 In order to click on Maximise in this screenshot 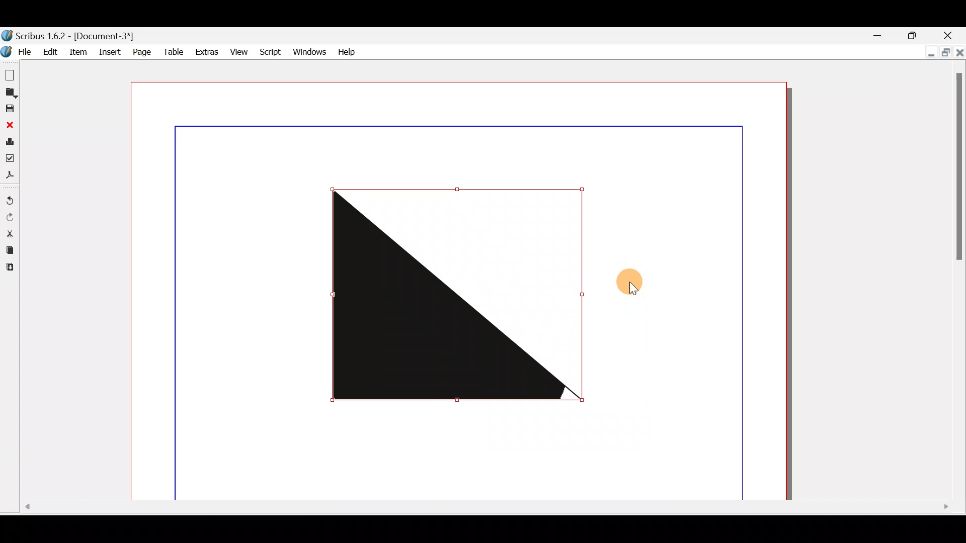, I will do `click(946, 53)`.